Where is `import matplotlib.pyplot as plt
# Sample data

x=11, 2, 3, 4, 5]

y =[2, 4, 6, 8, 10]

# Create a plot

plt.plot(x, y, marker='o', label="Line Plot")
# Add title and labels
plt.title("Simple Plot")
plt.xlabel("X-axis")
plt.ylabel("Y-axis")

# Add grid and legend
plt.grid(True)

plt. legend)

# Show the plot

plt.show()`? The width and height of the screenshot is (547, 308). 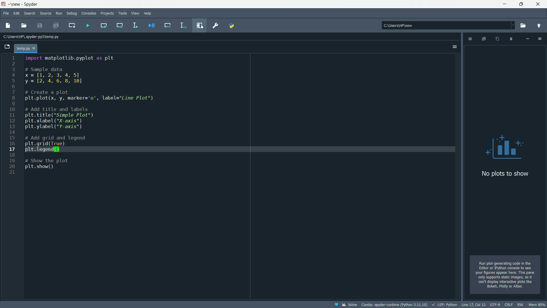
import matplotlib.pyplot as plt
# Sample data

x=11, 2, 3, 4, 5]

y =[2, 4, 6, 8, 10]

# Create a plot

plt.plot(x, y, marker='o', label="Line Plot")
# Add title and labels
plt.title("Simple Plot")
plt.xlabel("X-axis")
plt.ylabel("Y-axis")

# Add grid and legend
plt.grid(True)

plt. legend)

# Show the plot

plt.show() is located at coordinates (93, 119).